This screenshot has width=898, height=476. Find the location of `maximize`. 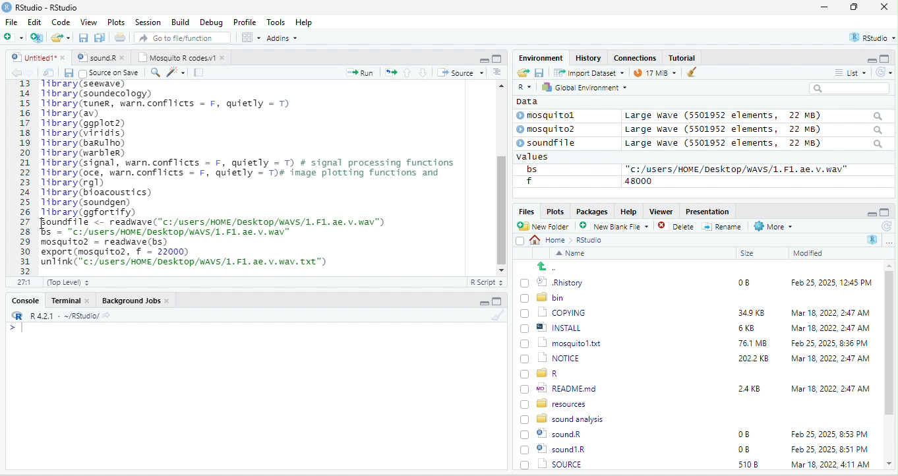

maximize is located at coordinates (496, 301).